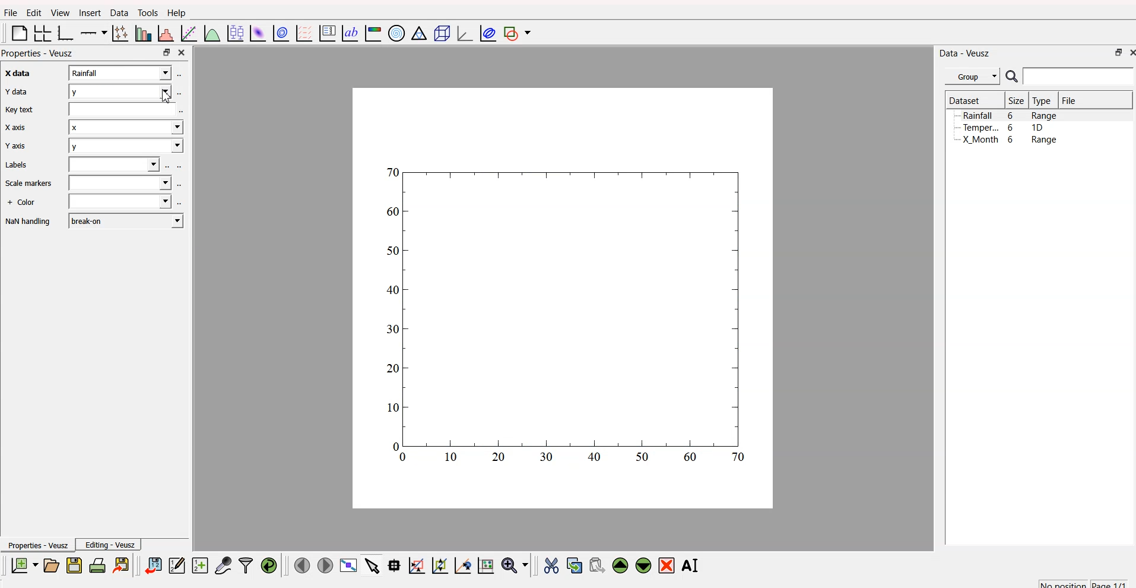  What do you see at coordinates (72, 565) in the screenshot?
I see `save a document` at bounding box center [72, 565].